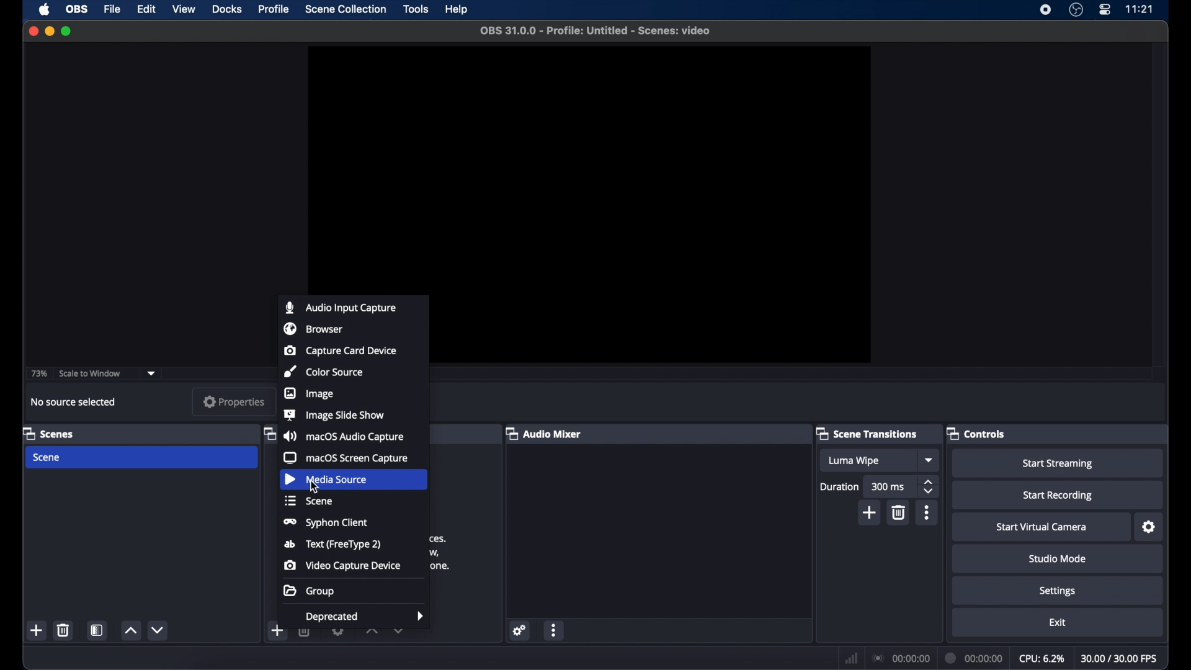  Describe the element at coordinates (310, 591) in the screenshot. I see `group` at that location.